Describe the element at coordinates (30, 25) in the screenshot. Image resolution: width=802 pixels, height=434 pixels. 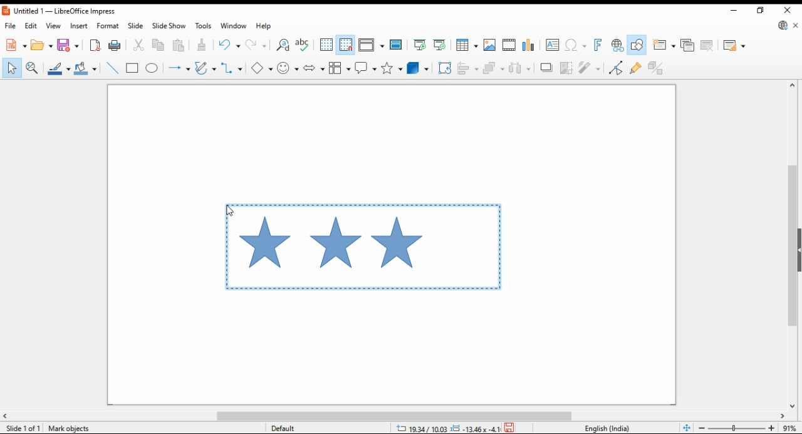
I see `edit` at that location.